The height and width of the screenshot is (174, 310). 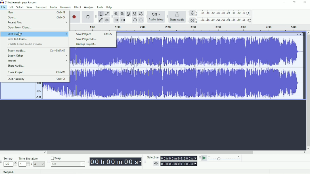 What do you see at coordinates (284, 3) in the screenshot?
I see `Minimize` at bounding box center [284, 3].